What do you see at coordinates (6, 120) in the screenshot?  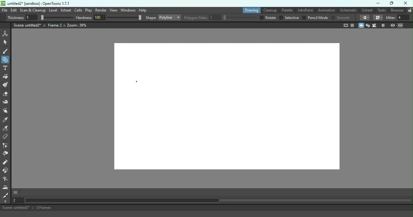 I see `Style picker tool` at bounding box center [6, 120].